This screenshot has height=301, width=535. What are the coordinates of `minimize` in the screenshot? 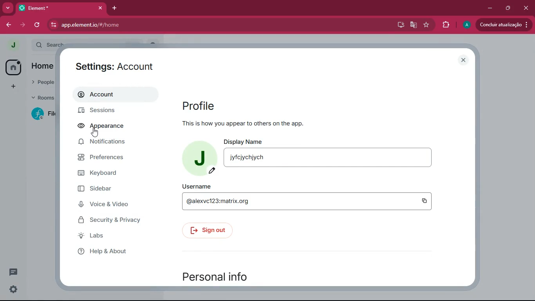 It's located at (490, 8).